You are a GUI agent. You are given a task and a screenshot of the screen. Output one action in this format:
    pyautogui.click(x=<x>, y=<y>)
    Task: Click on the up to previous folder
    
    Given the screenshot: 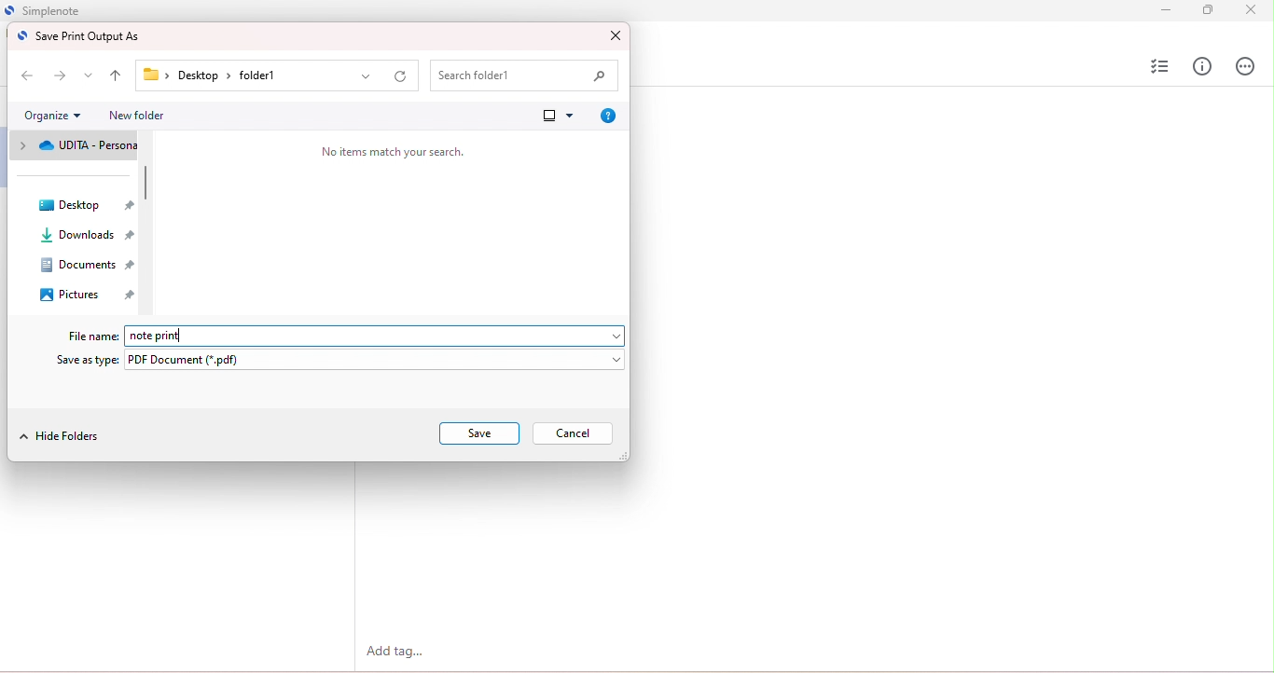 What is the action you would take?
    pyautogui.click(x=117, y=77)
    